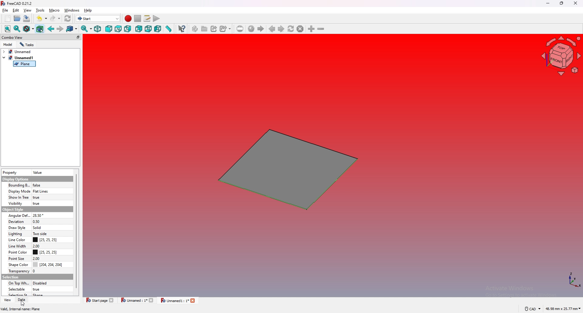 This screenshot has height=313, width=583. I want to click on false, so click(38, 185).